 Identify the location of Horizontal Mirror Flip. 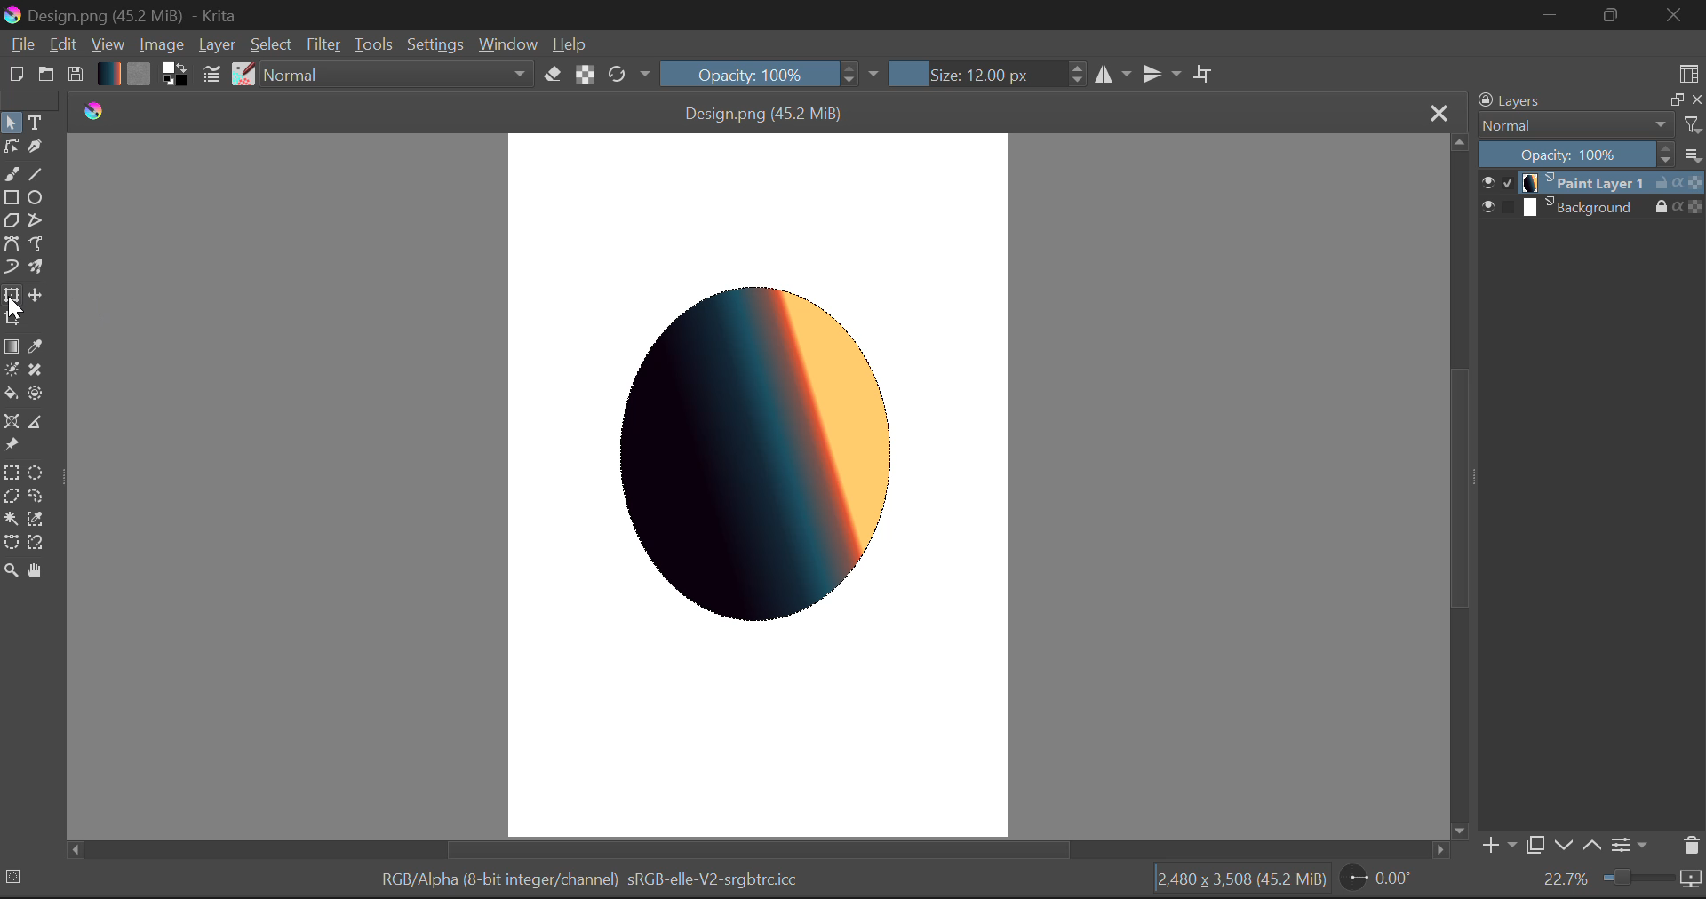
(1158, 73).